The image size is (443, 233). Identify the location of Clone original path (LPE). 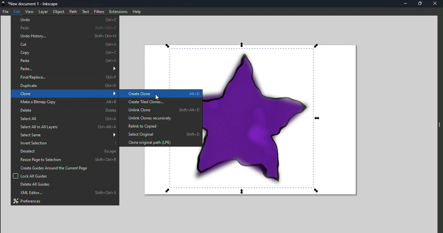
(160, 142).